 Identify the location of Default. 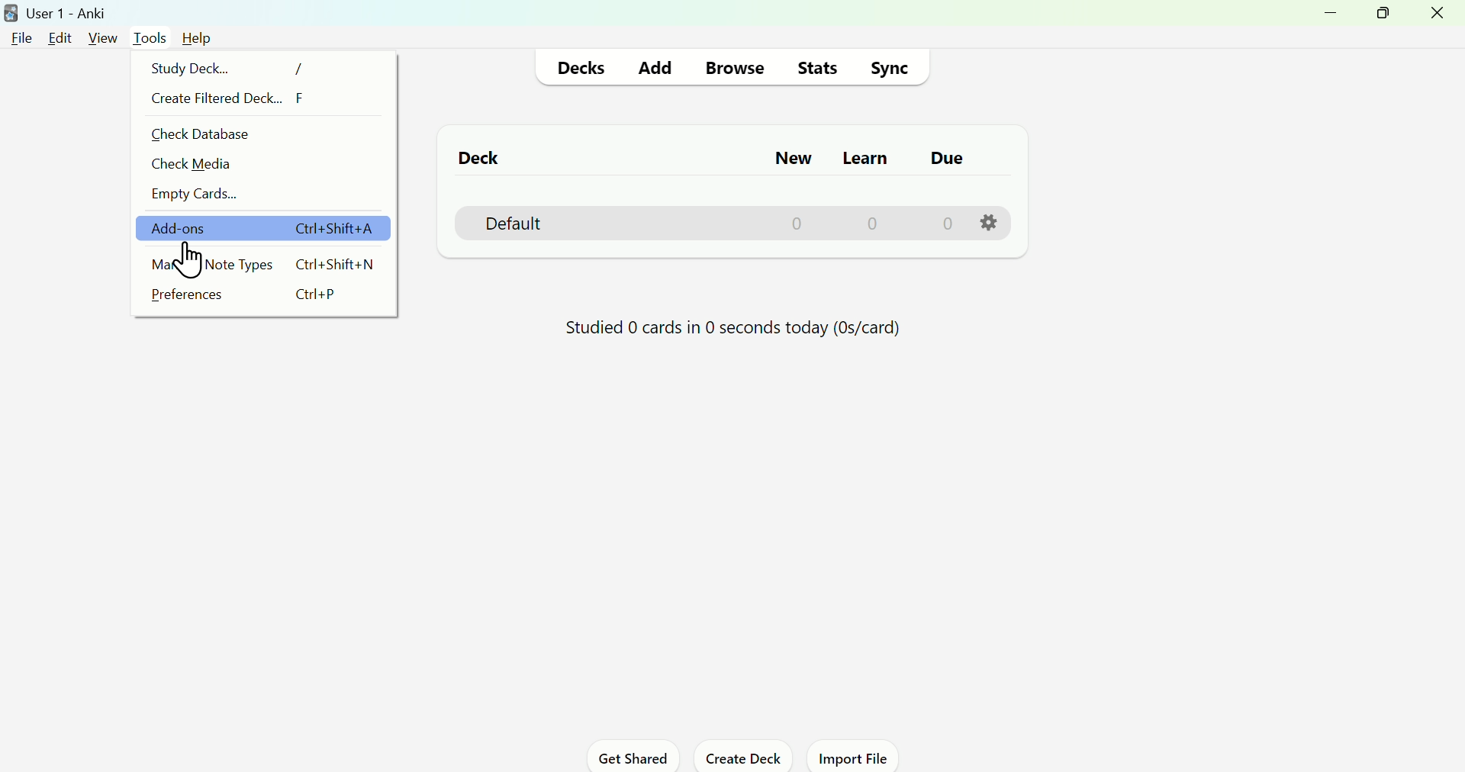
(507, 222).